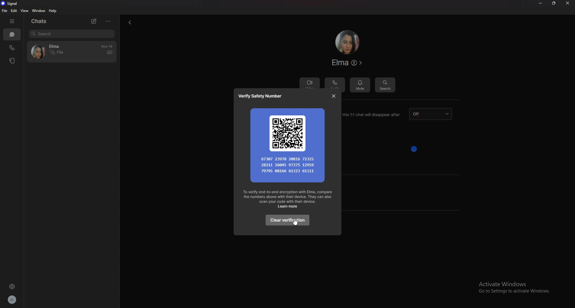 The image size is (575, 308). Describe the element at coordinates (95, 21) in the screenshot. I see `new chat` at that location.